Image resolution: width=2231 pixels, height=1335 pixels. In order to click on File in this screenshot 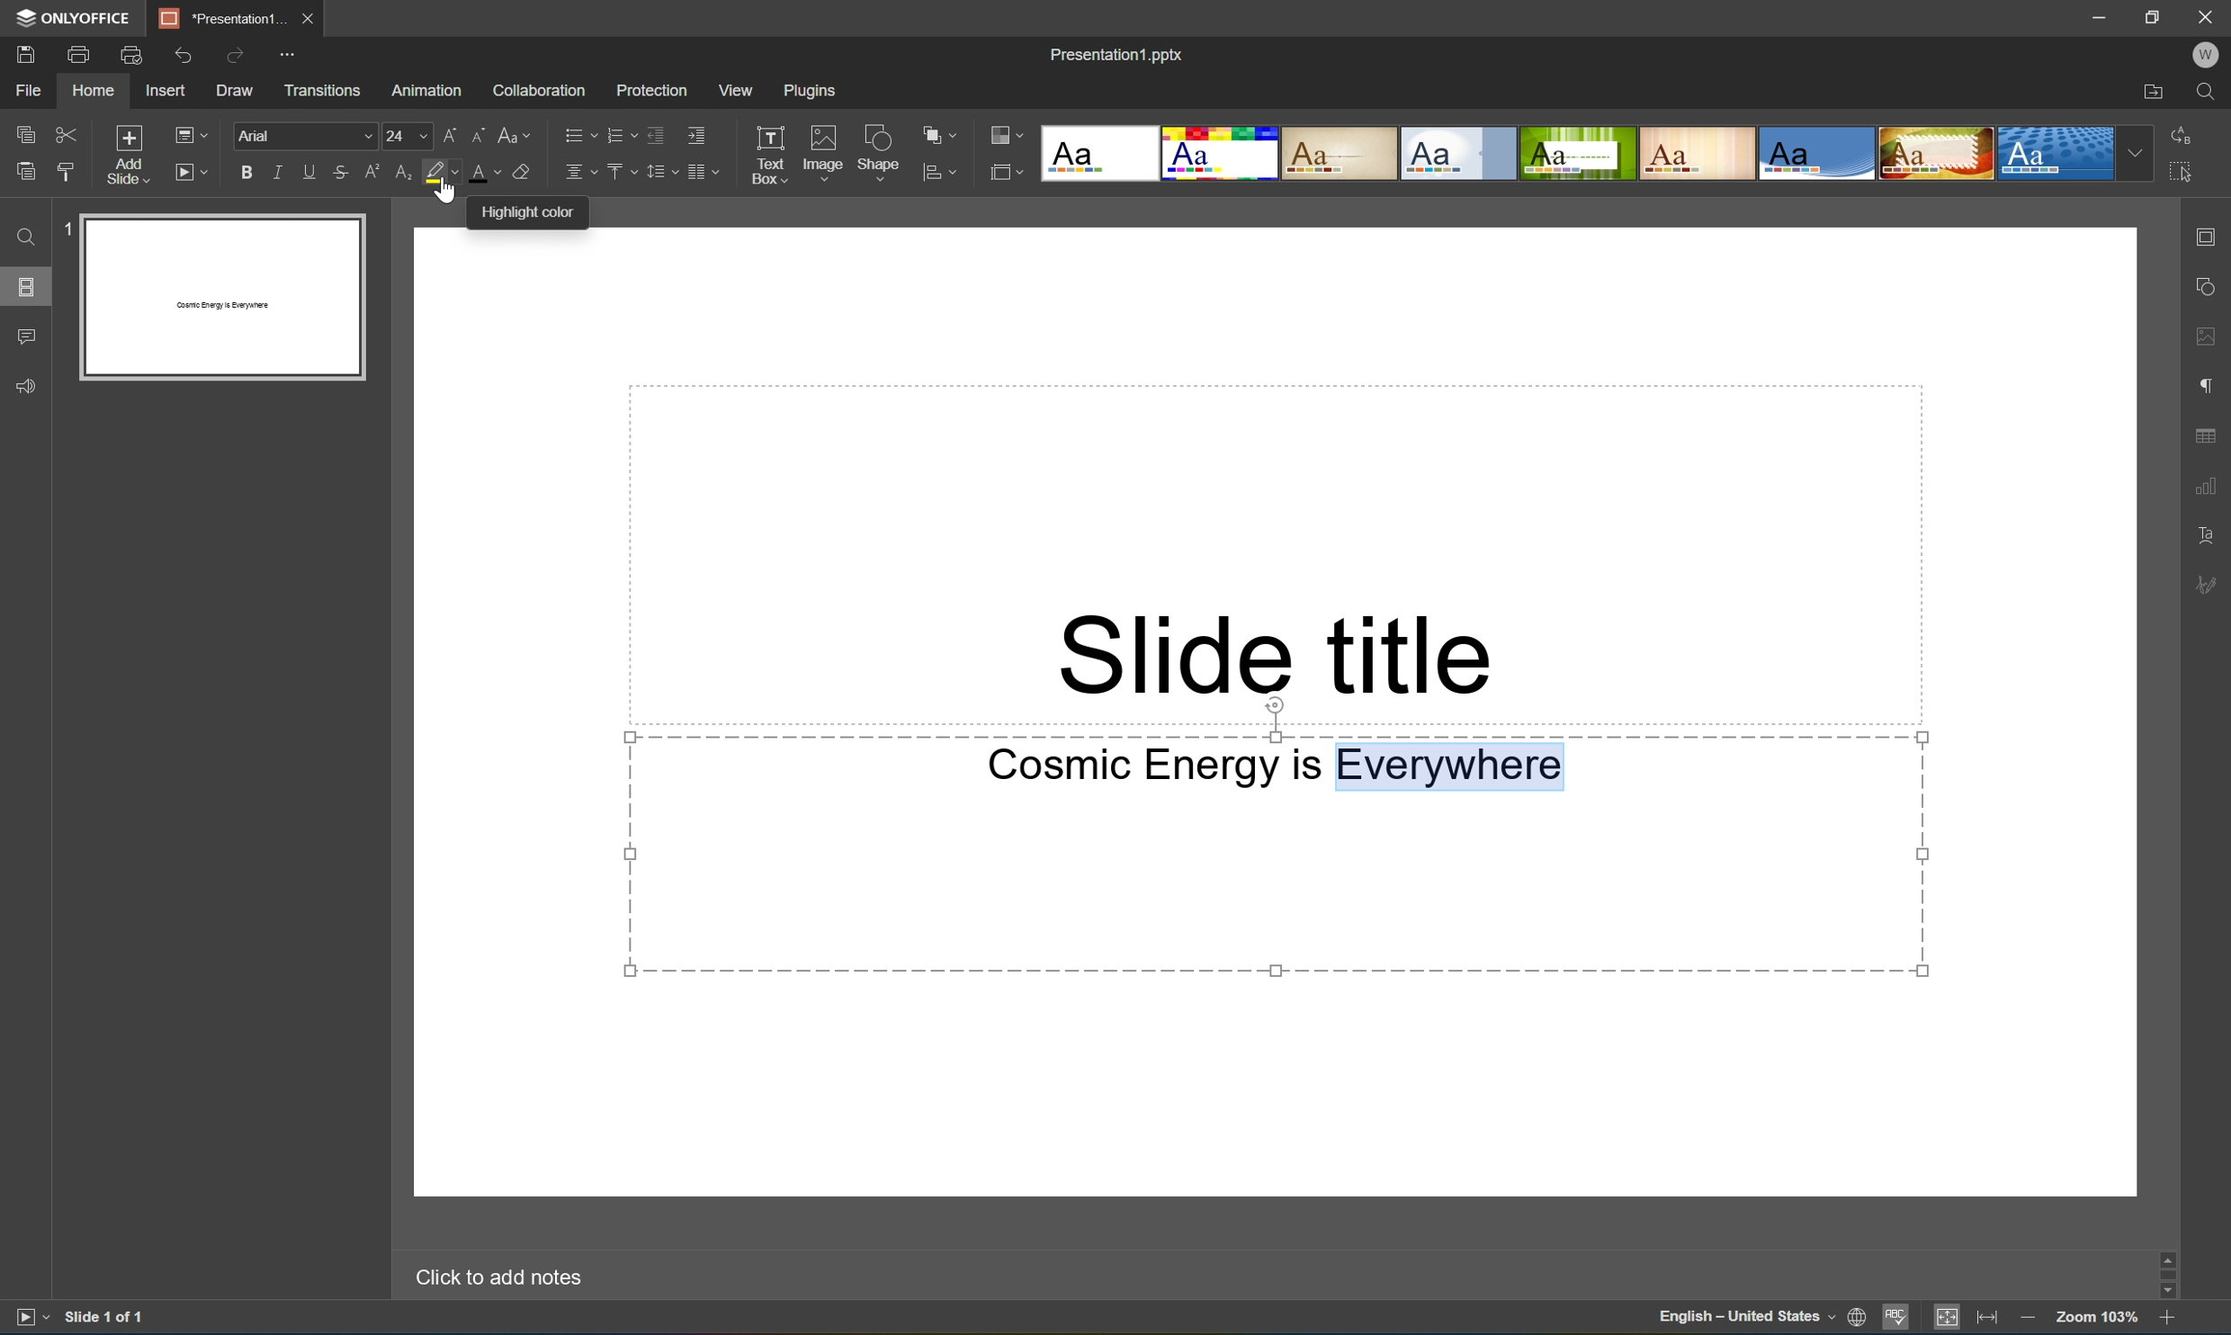, I will do `click(28, 91)`.